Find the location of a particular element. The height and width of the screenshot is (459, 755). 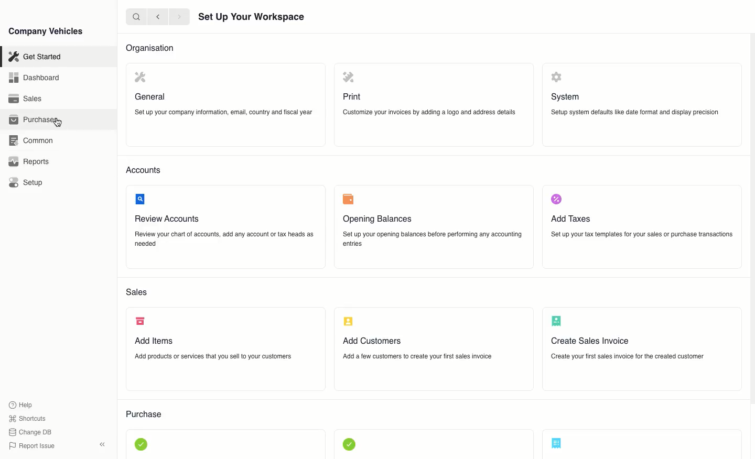

Purchase is located at coordinates (34, 121).